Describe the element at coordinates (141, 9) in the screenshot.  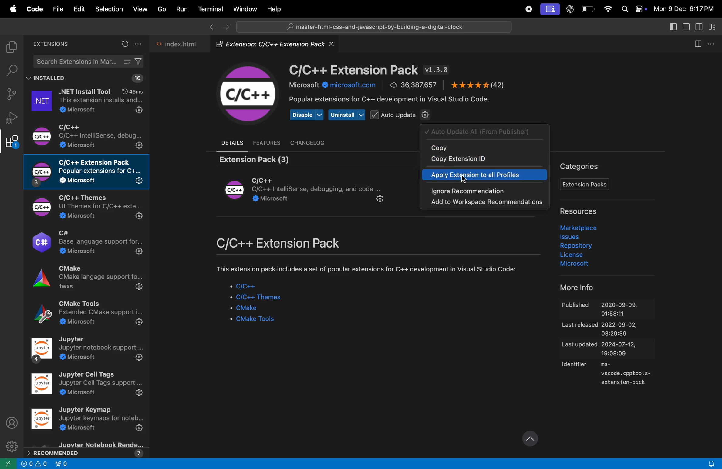
I see `View` at that location.